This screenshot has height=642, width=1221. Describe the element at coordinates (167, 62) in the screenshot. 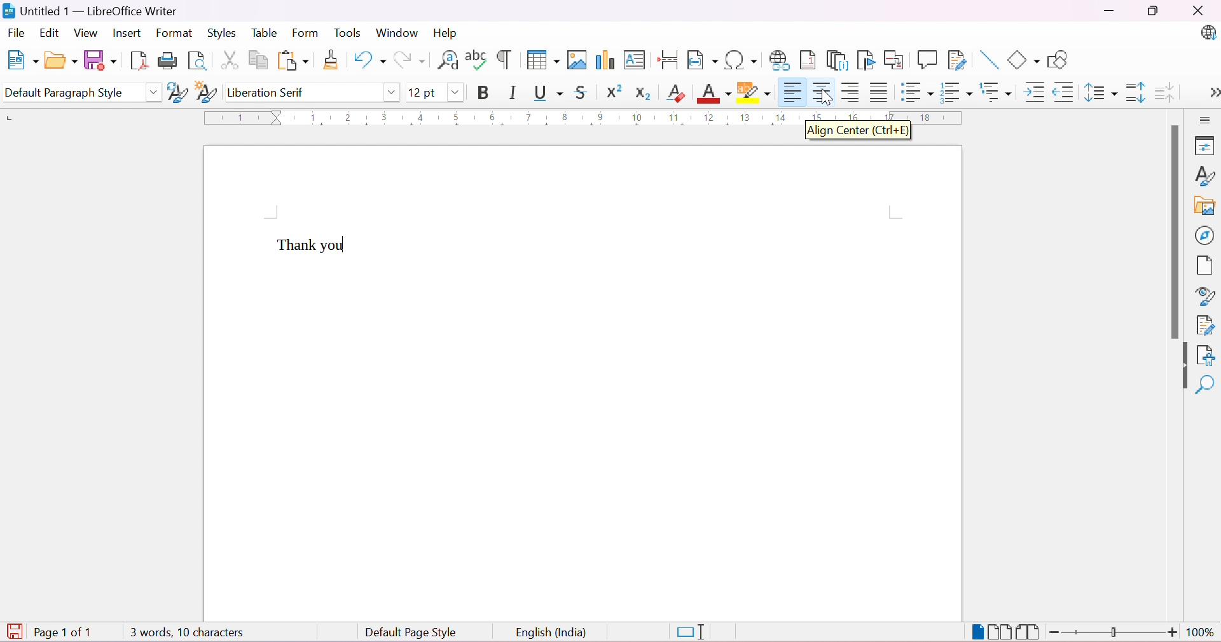

I see `Print` at that location.